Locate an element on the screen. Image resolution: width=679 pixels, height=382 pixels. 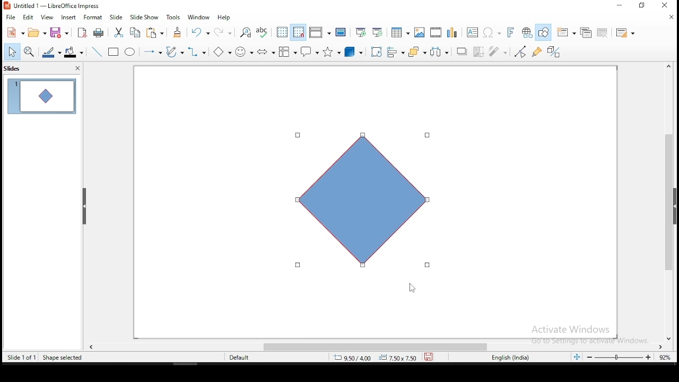
block arrows is located at coordinates (266, 53).